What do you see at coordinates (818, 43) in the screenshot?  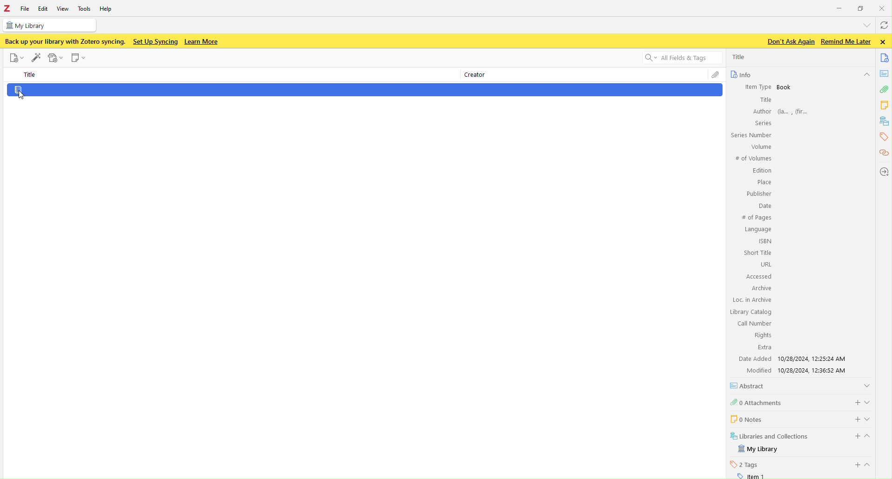 I see `text` at bounding box center [818, 43].